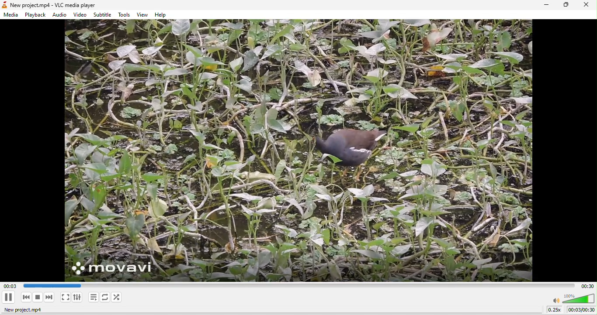 The width and height of the screenshot is (597, 315). Describe the element at coordinates (8, 297) in the screenshot. I see `play` at that location.